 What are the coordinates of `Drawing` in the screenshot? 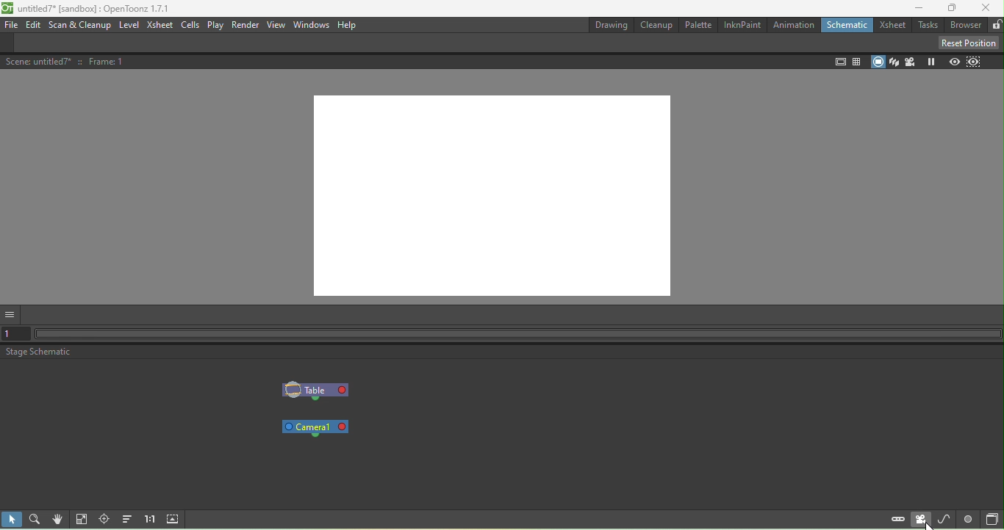 It's located at (609, 26).